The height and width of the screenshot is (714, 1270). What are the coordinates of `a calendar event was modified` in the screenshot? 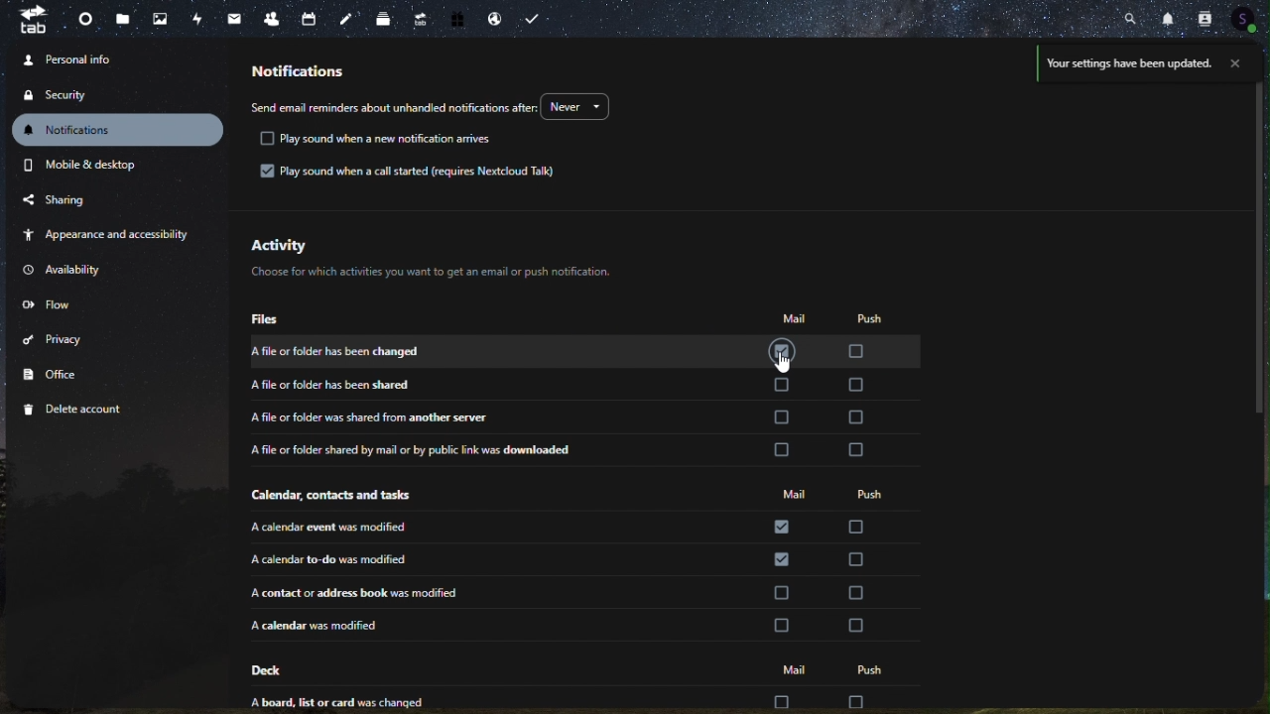 It's located at (339, 527).